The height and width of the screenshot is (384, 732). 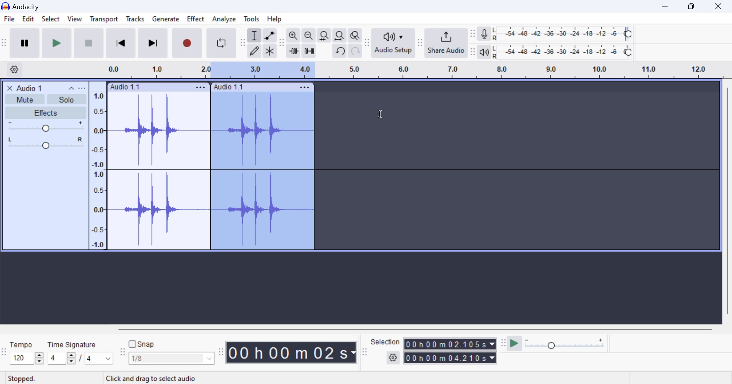 What do you see at coordinates (293, 352) in the screenshot?
I see `Clip Length` at bounding box center [293, 352].